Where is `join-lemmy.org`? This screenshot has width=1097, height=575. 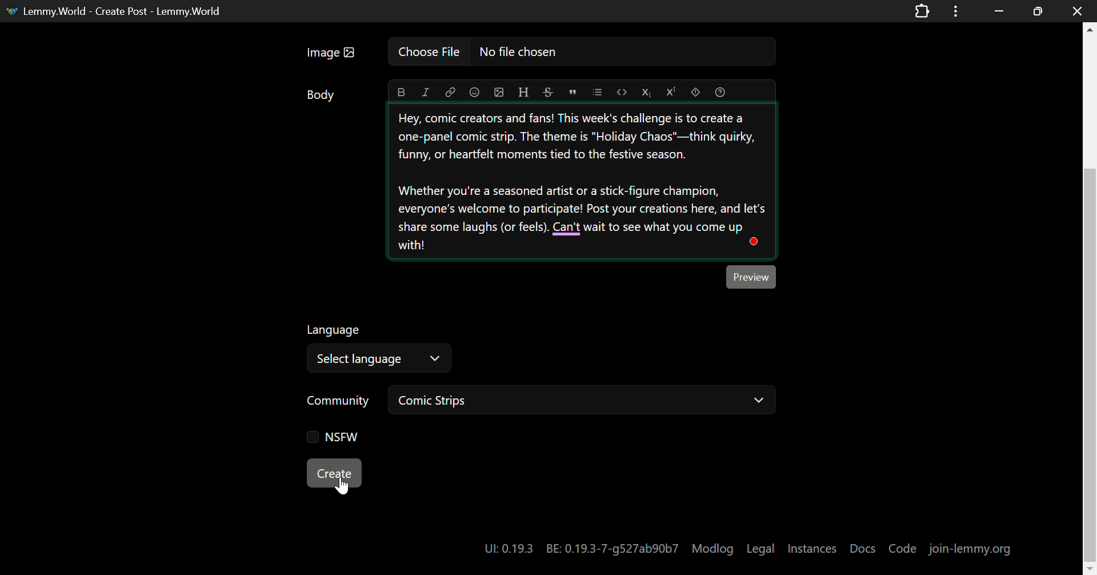
join-lemmy.org is located at coordinates (971, 548).